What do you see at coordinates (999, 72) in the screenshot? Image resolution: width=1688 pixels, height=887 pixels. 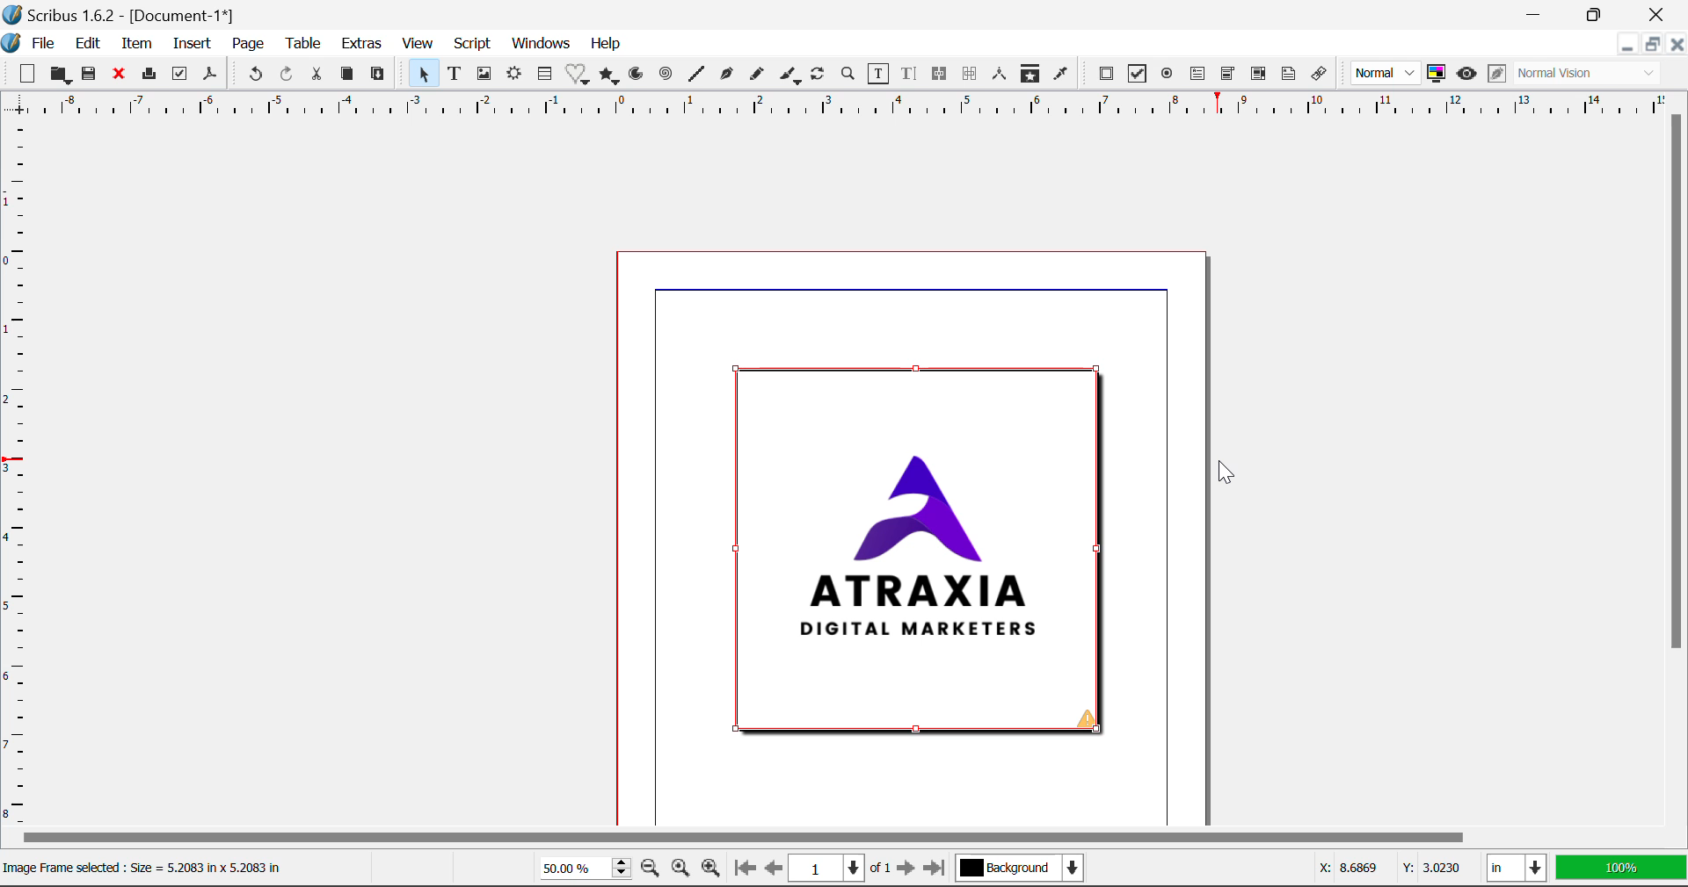 I see `Measurements` at bounding box center [999, 72].